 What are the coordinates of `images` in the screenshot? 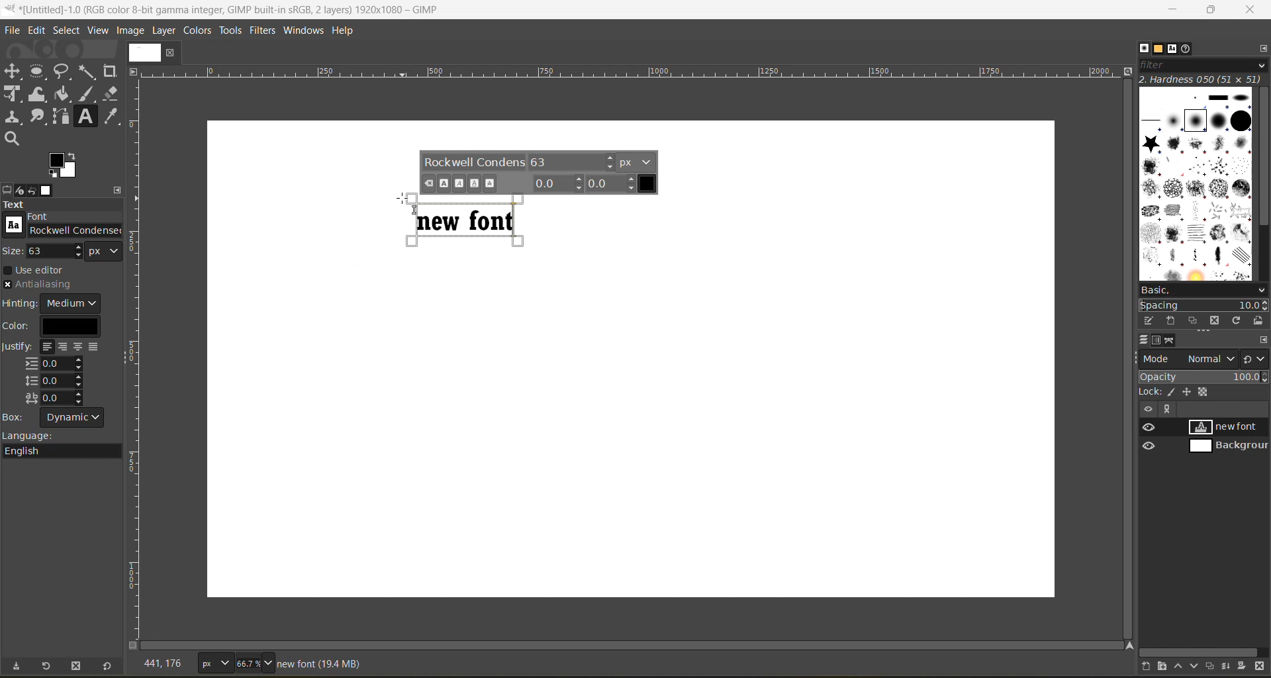 It's located at (50, 191).